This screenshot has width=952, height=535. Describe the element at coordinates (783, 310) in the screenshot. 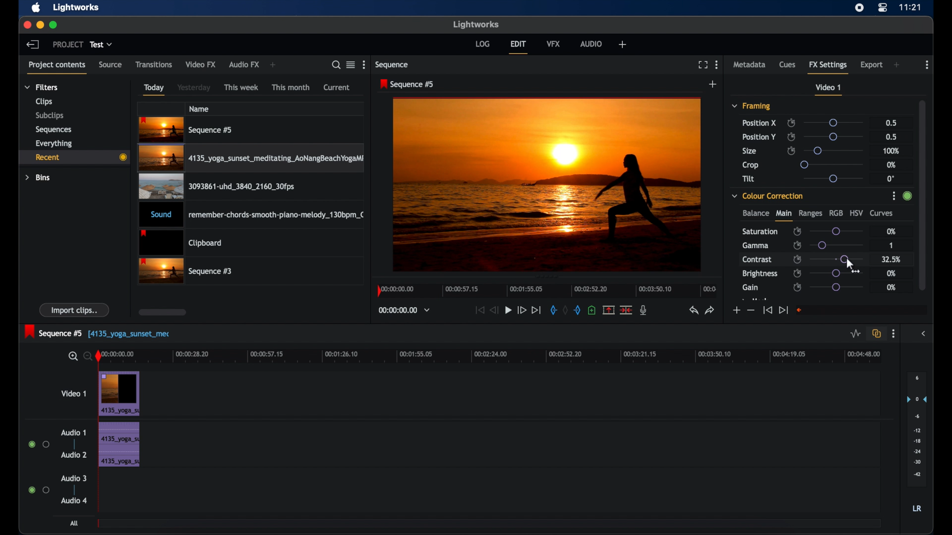

I see `jump to end` at that location.